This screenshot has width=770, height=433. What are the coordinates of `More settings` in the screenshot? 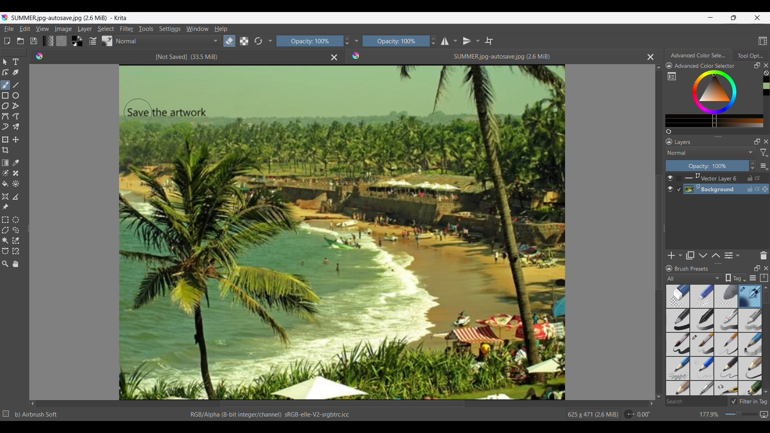 It's located at (764, 166).